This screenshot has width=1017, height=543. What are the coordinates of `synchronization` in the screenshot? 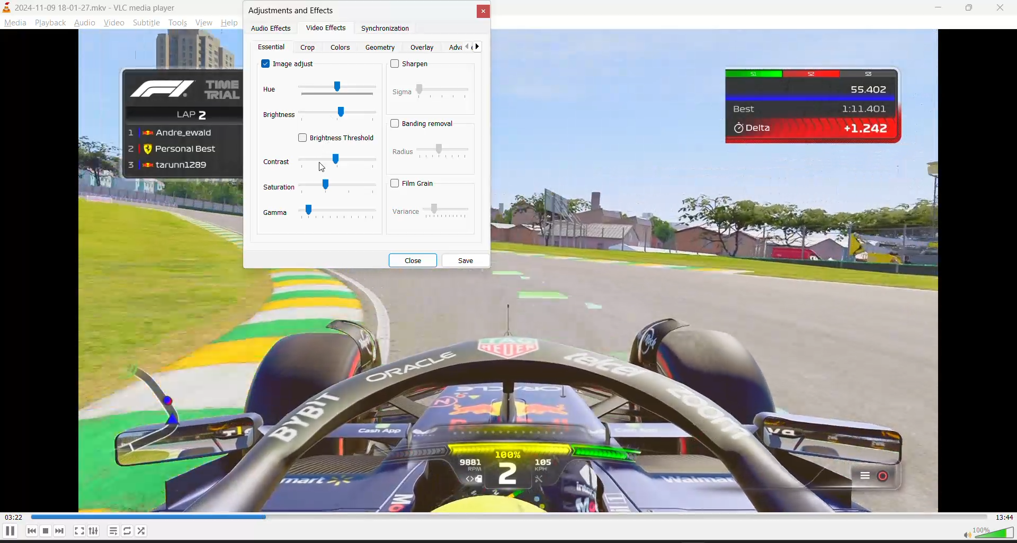 It's located at (389, 31).